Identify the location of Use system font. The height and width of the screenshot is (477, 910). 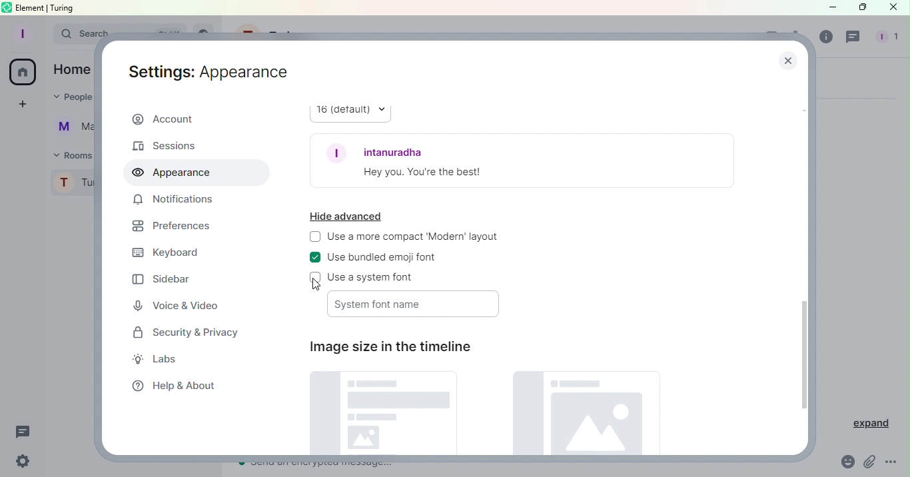
(376, 276).